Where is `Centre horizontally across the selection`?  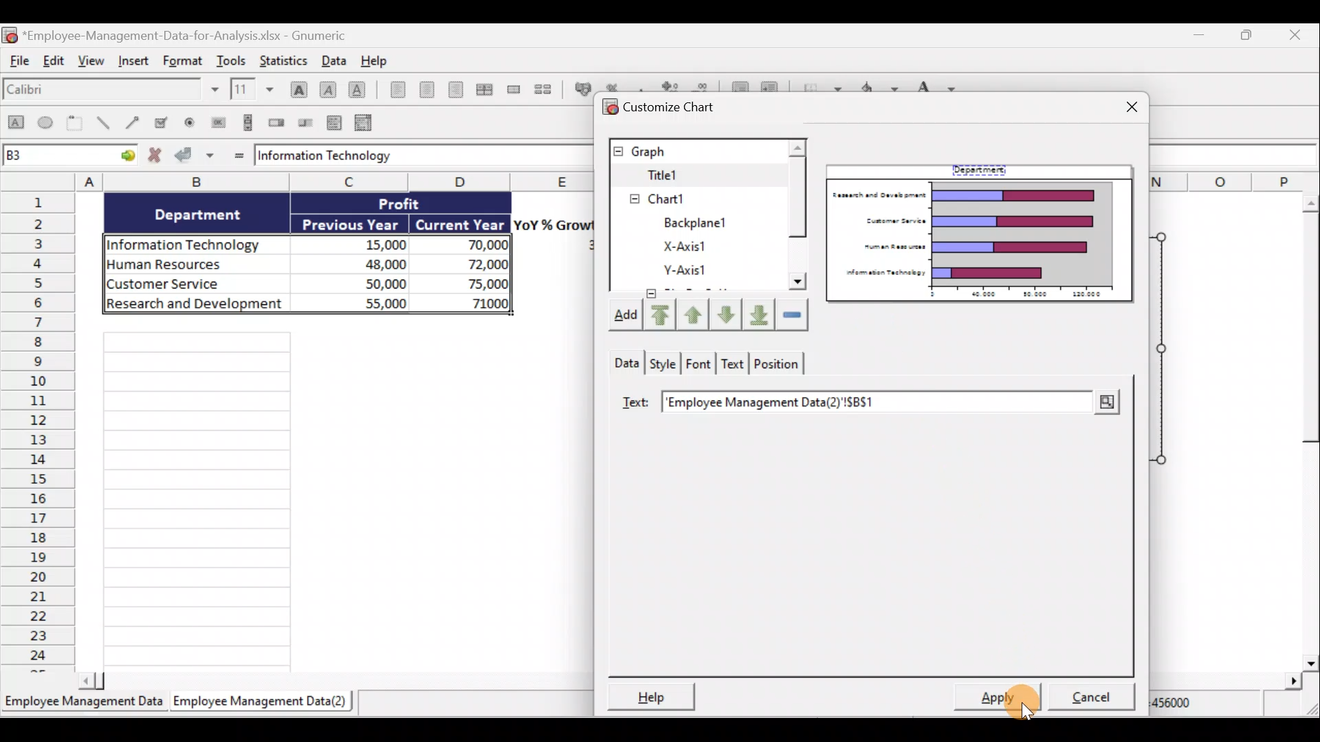 Centre horizontally across the selection is located at coordinates (484, 87).